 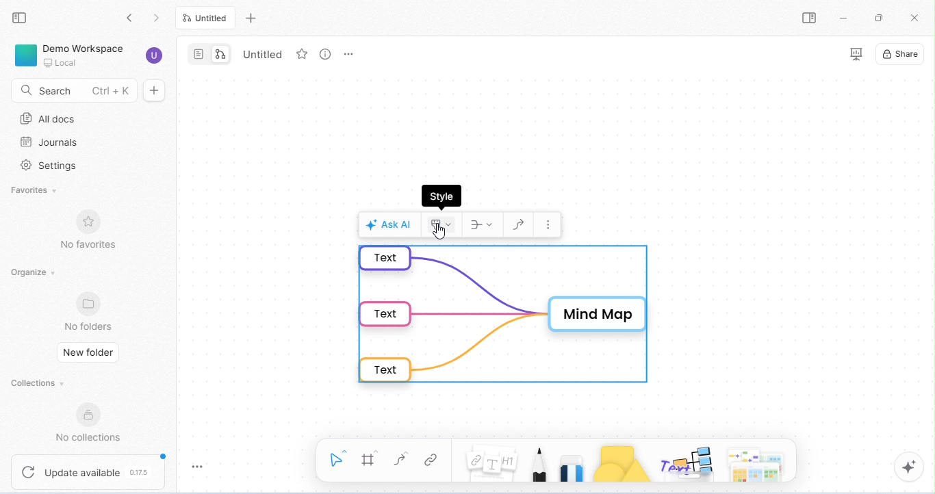 I want to click on pencil, so click(x=539, y=463).